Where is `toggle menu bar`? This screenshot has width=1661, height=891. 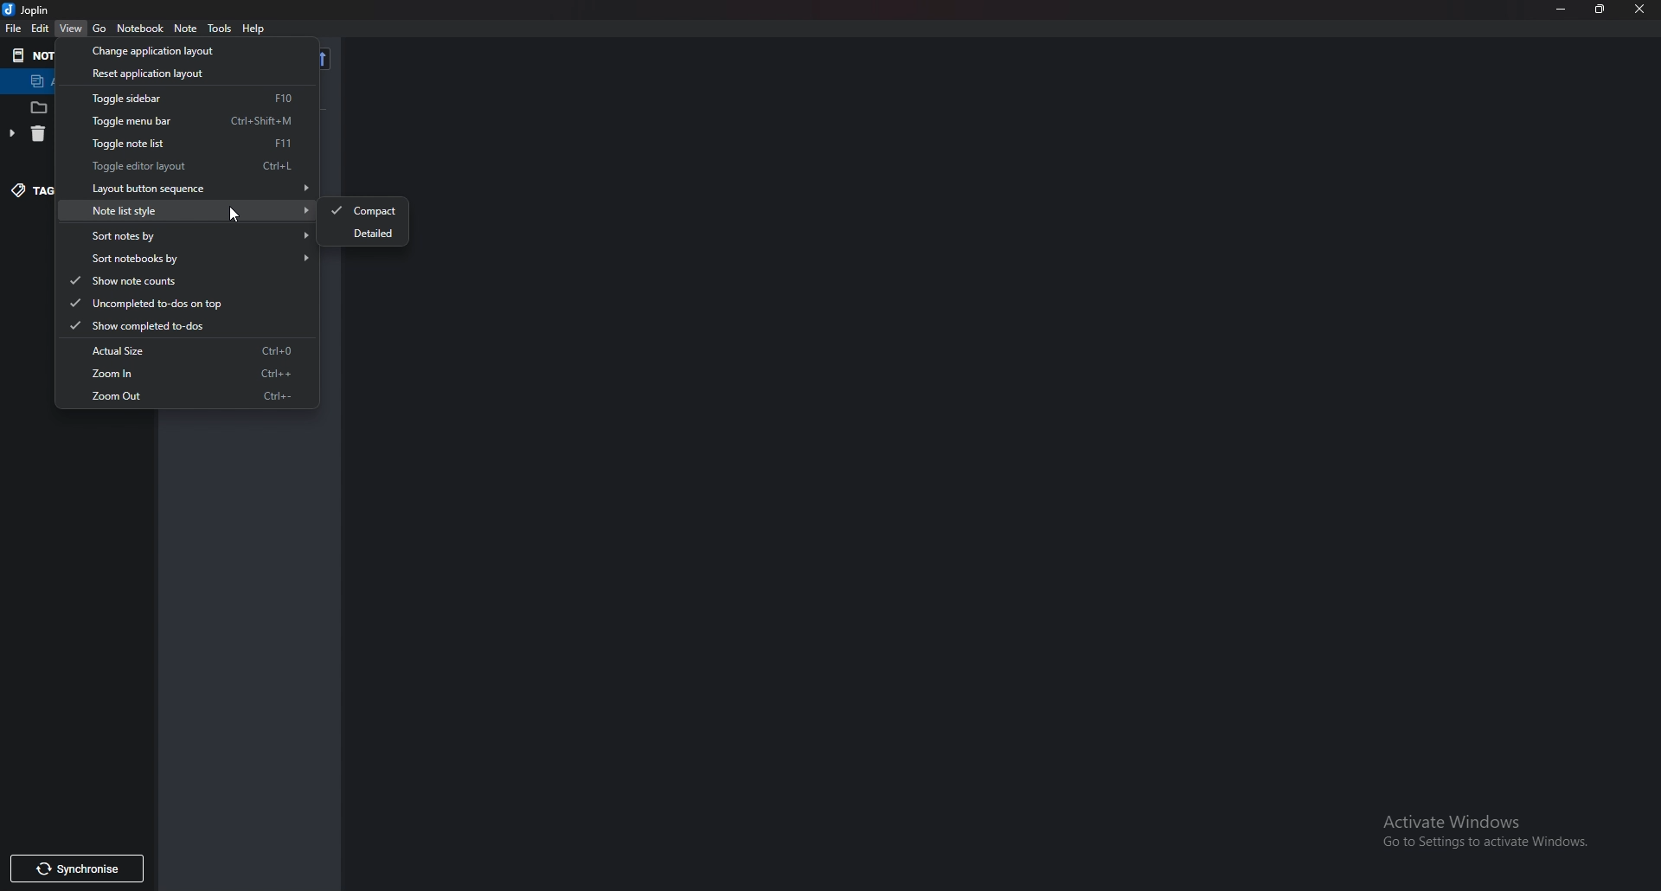 toggle menu bar is located at coordinates (205, 120).